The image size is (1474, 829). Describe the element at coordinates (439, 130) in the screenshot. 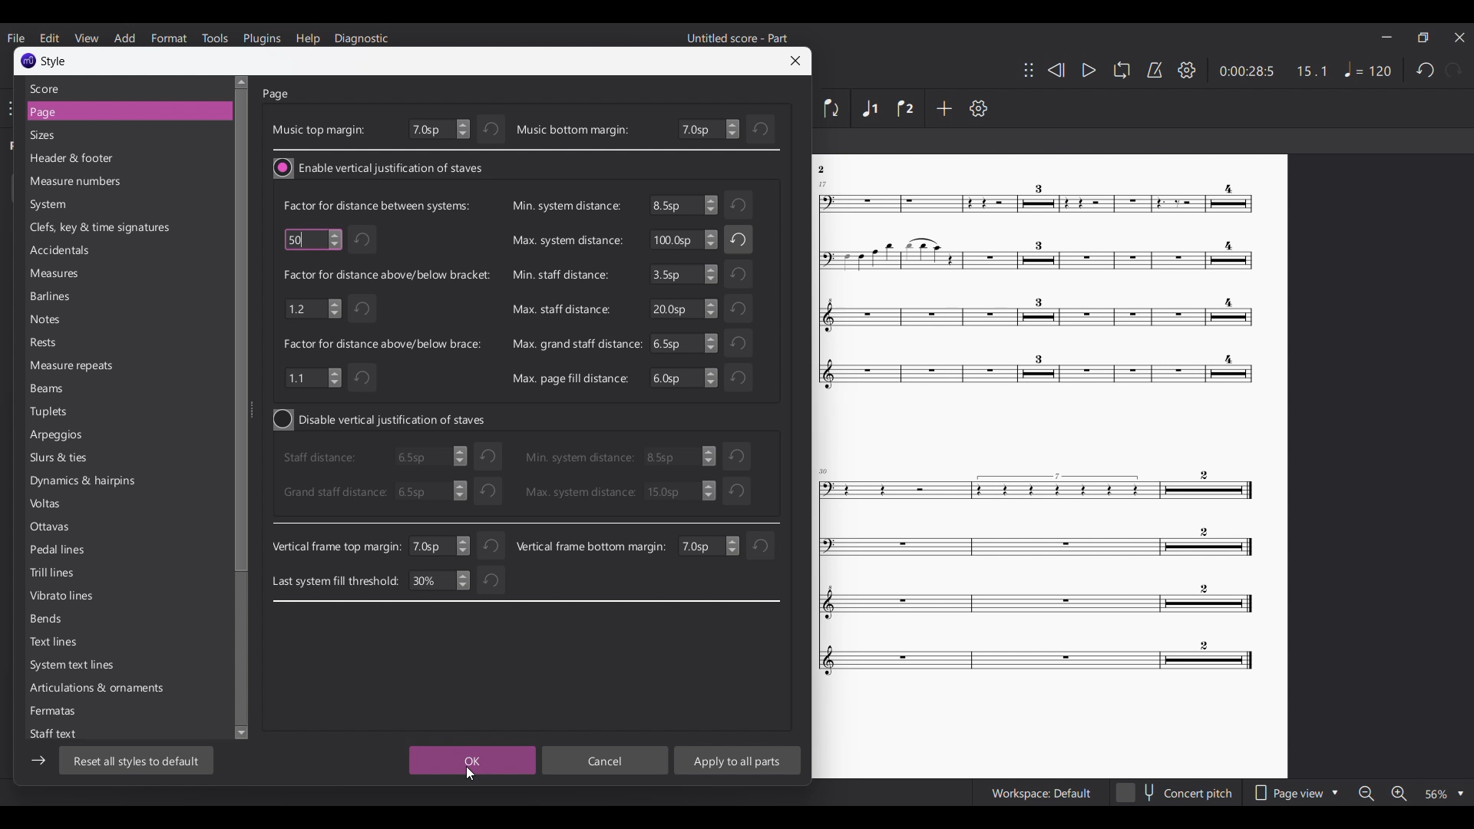

I see `Top margin settings` at that location.